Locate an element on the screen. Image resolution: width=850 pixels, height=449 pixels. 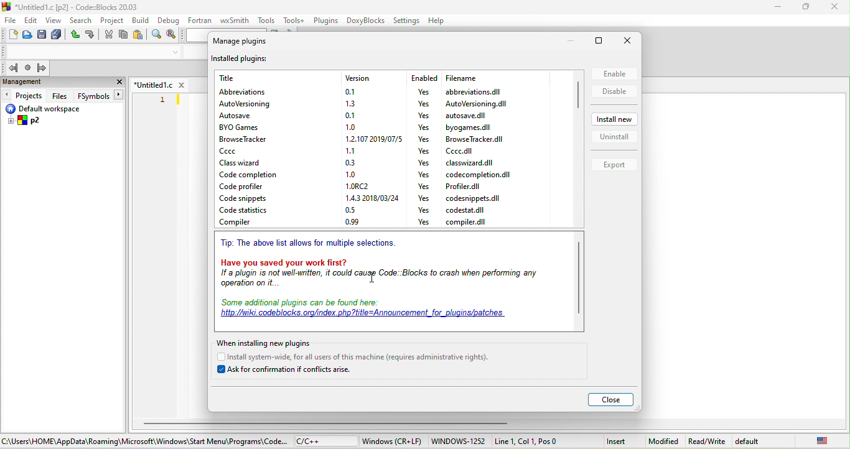
1.0 is located at coordinates (350, 126).